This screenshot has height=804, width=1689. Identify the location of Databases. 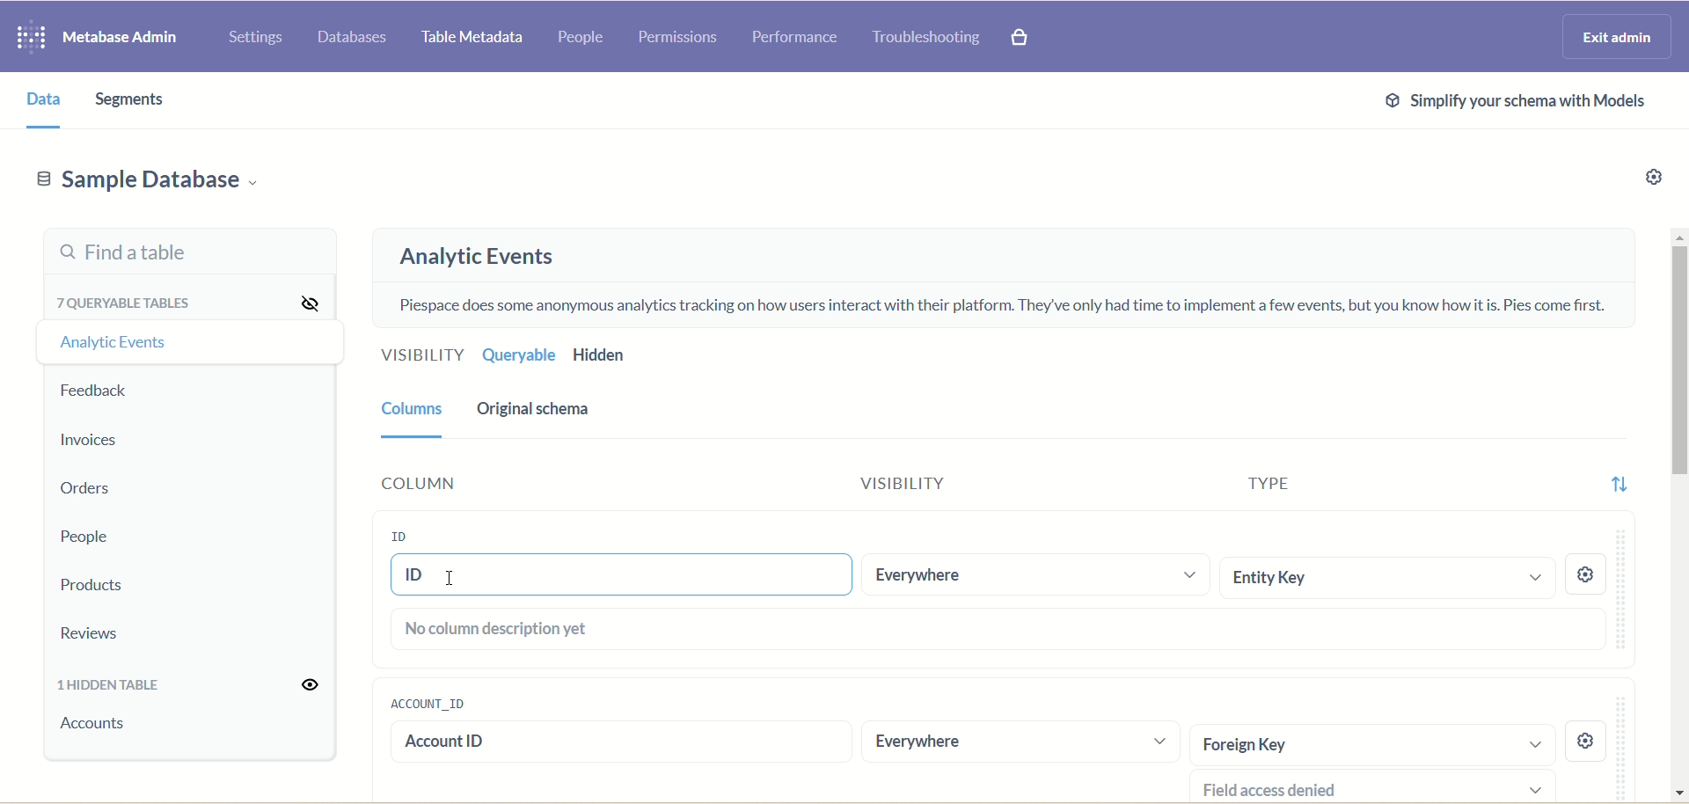
(353, 40).